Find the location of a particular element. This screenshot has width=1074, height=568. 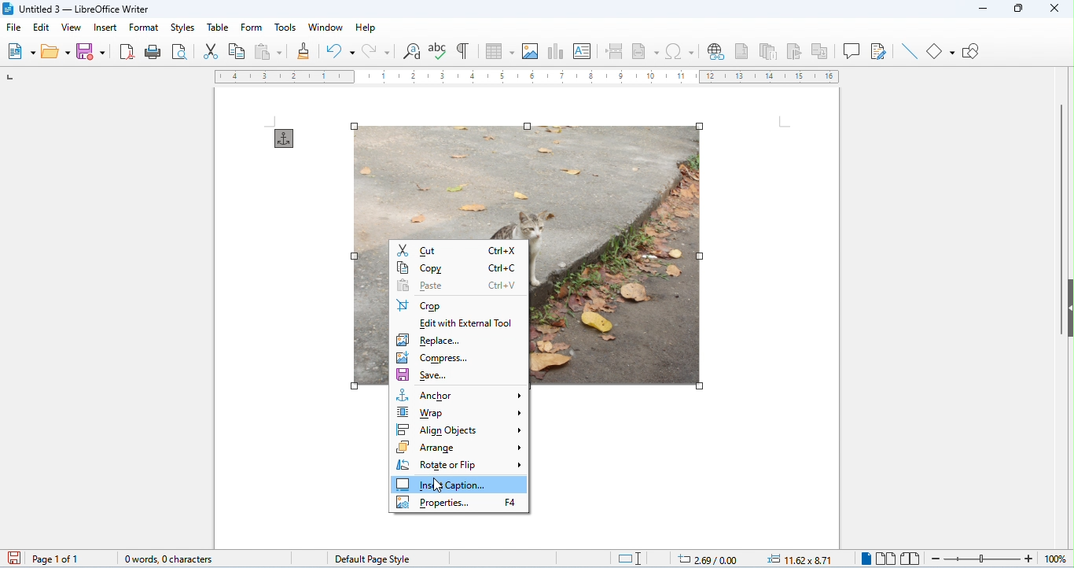

edit is located at coordinates (42, 28).